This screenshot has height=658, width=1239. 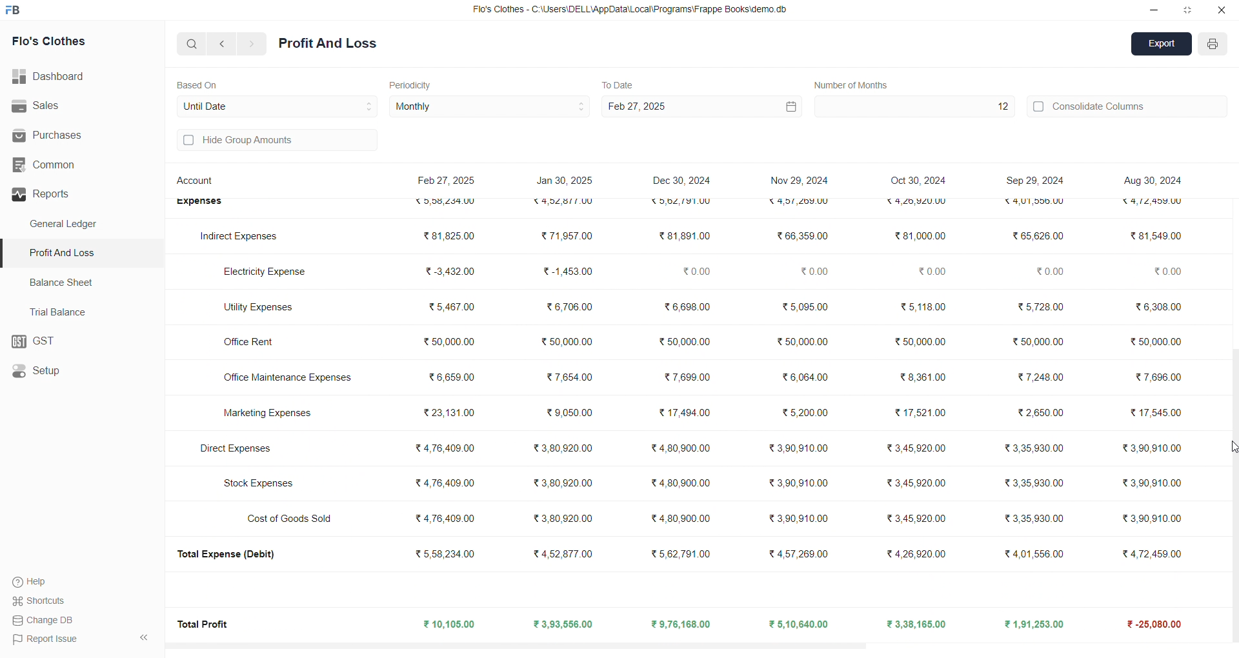 What do you see at coordinates (1128, 105) in the screenshot?
I see `Consolidate Columns` at bounding box center [1128, 105].